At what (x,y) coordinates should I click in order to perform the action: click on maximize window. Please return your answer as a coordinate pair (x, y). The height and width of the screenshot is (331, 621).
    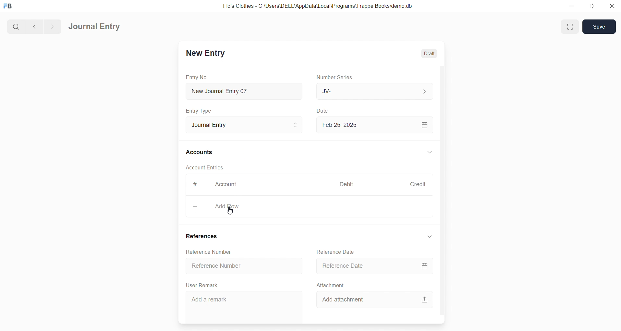
    Looking at the image, I should click on (571, 27).